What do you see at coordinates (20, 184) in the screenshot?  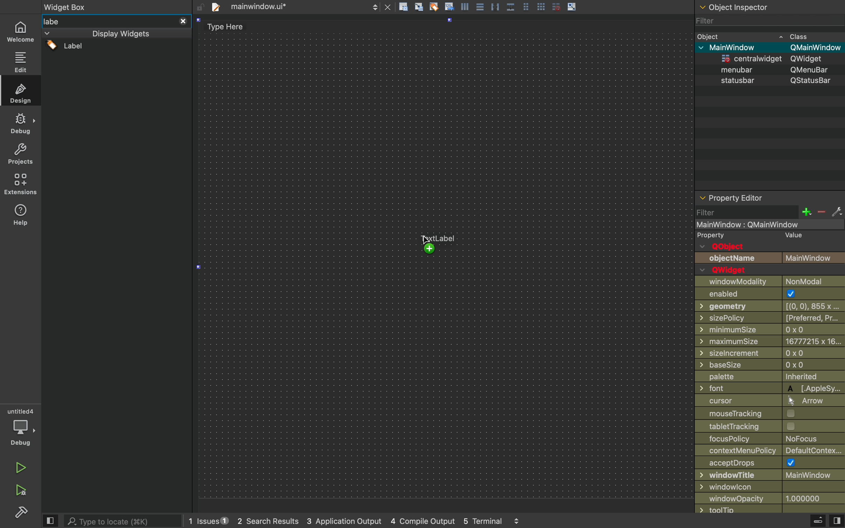 I see `environmnt` at bounding box center [20, 184].